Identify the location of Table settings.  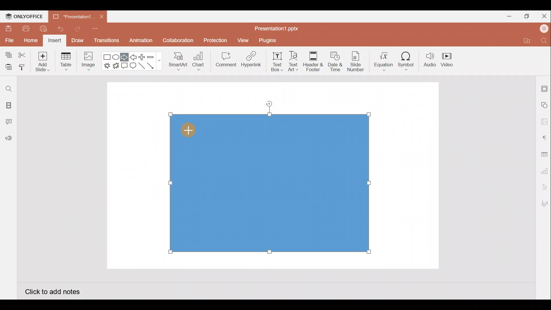
(543, 154).